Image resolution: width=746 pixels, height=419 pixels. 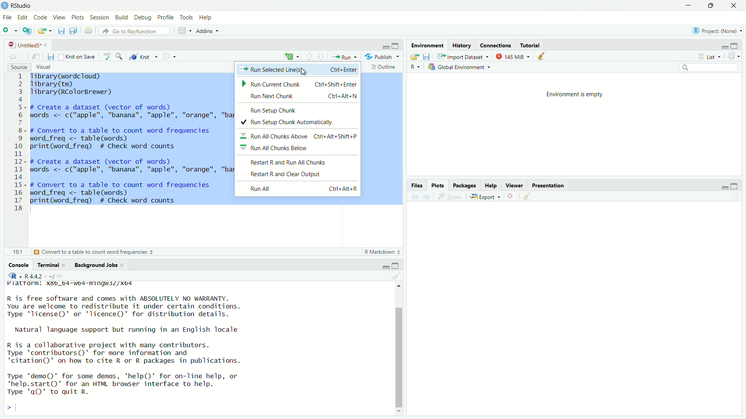 What do you see at coordinates (16, 251) in the screenshot?
I see `18:1` at bounding box center [16, 251].